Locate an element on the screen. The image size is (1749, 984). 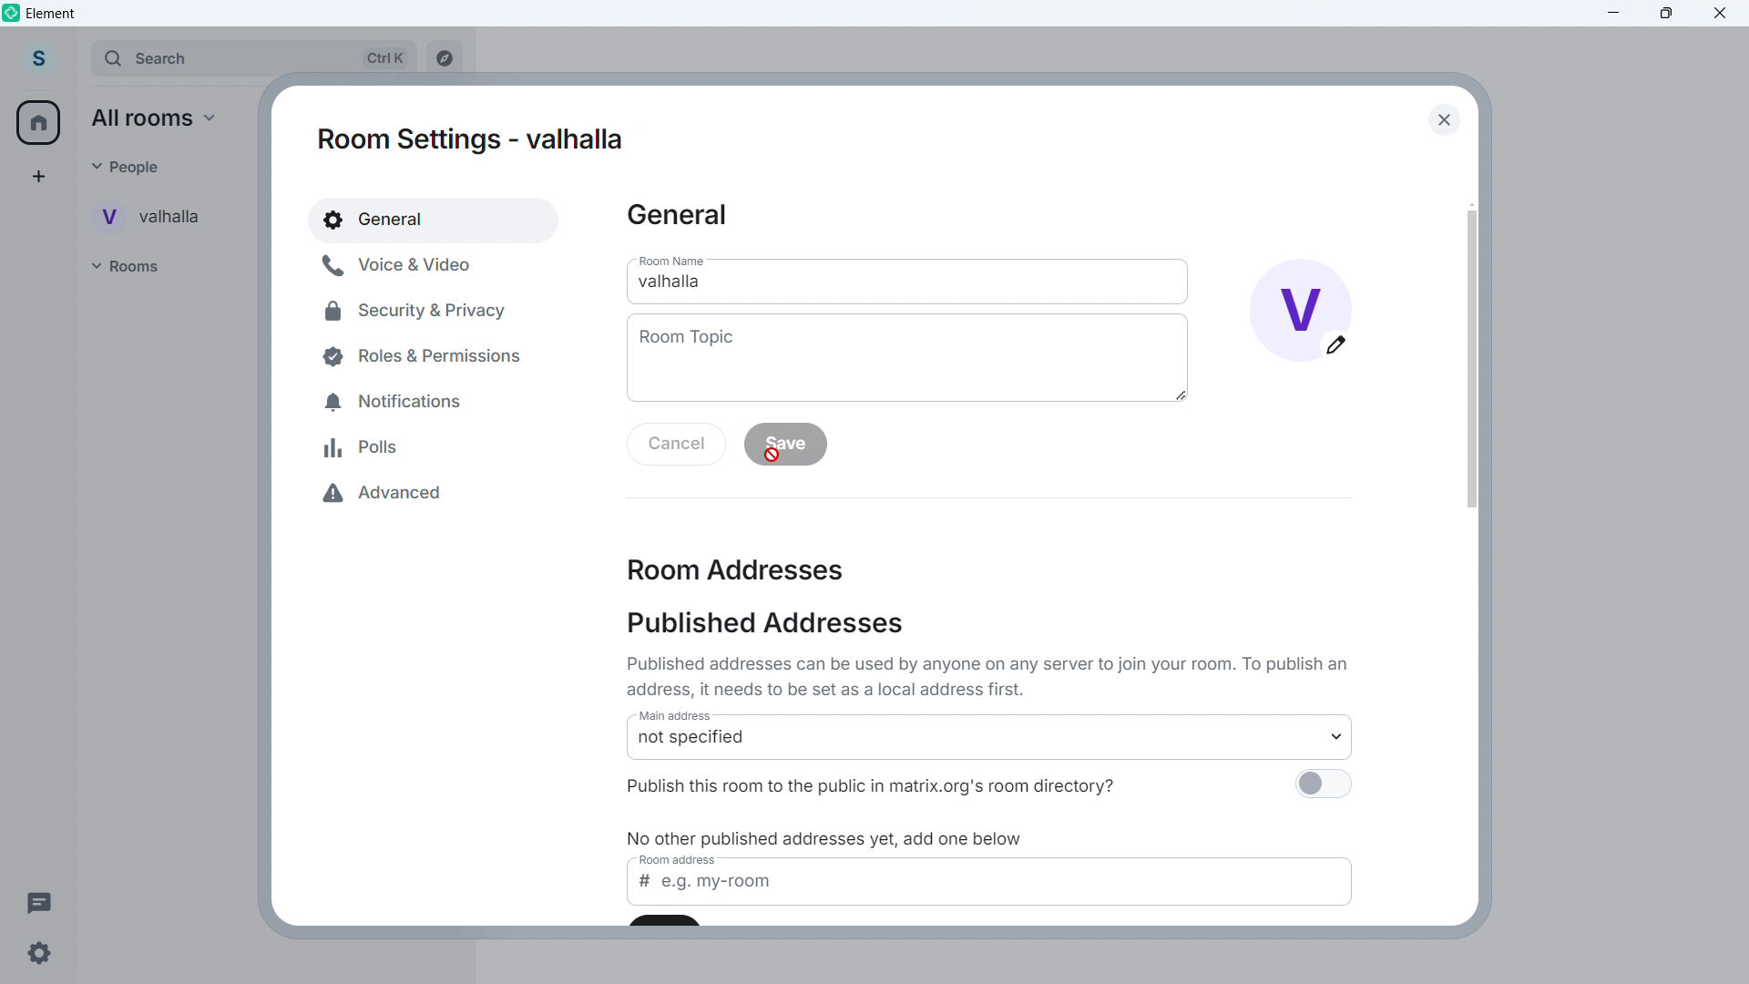
Threads  is located at coordinates (38, 901).